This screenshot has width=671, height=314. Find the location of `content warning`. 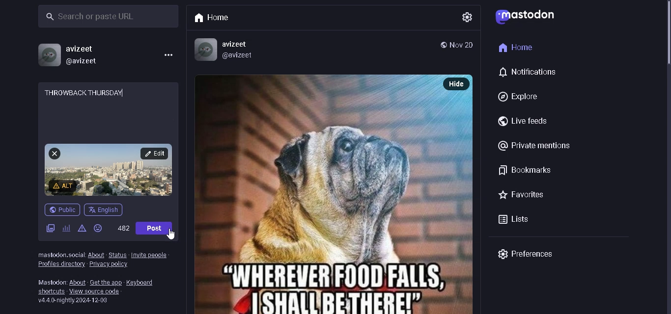

content warning is located at coordinates (82, 232).